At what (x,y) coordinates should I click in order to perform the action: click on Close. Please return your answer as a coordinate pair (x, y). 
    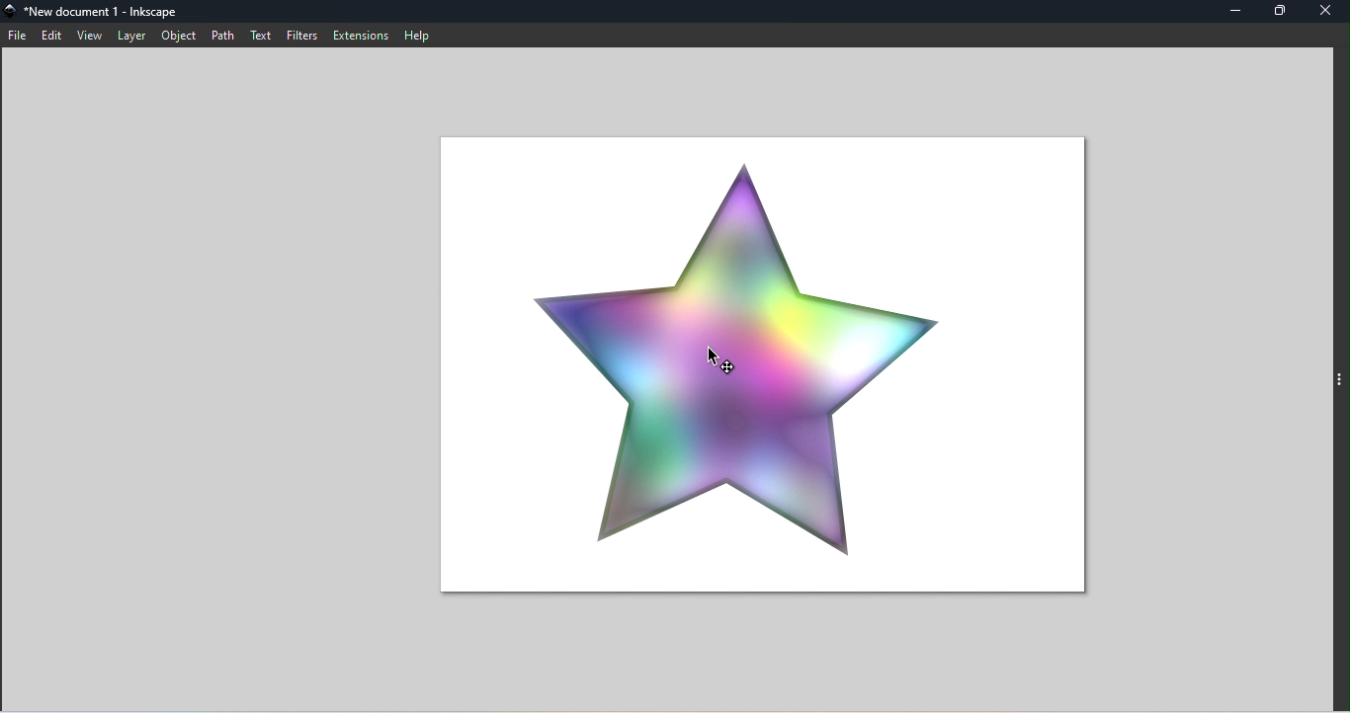
    Looking at the image, I should click on (1326, 12).